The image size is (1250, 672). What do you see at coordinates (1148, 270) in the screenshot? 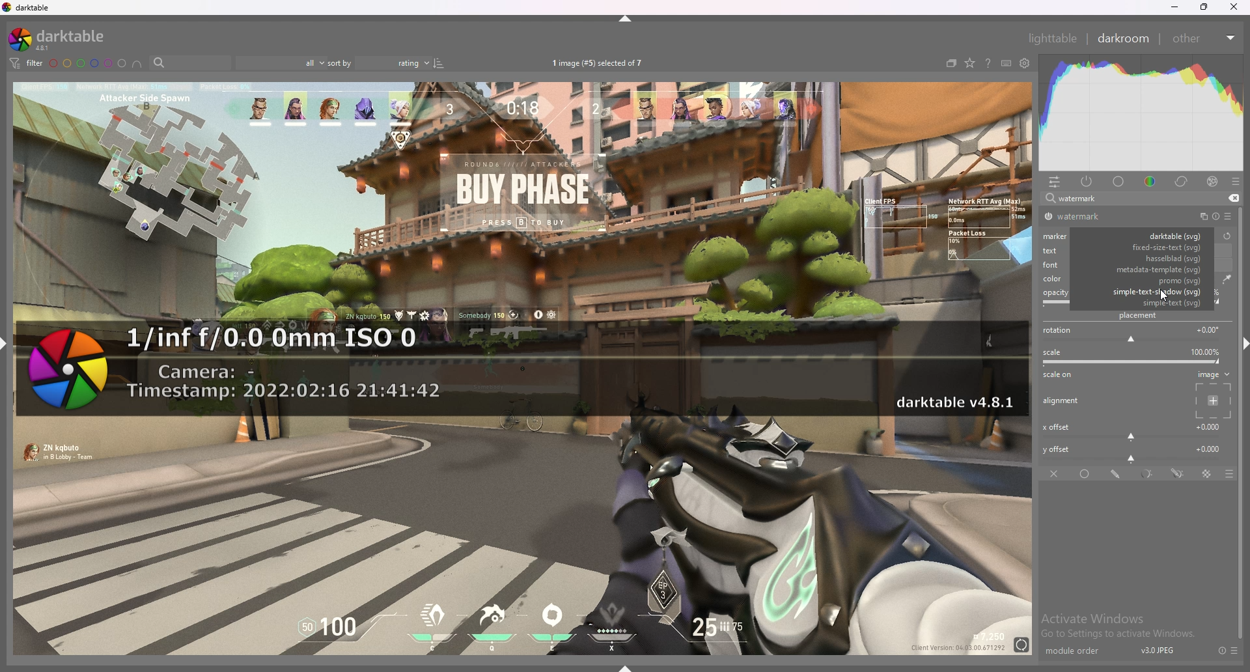
I see `metadata template svg` at bounding box center [1148, 270].